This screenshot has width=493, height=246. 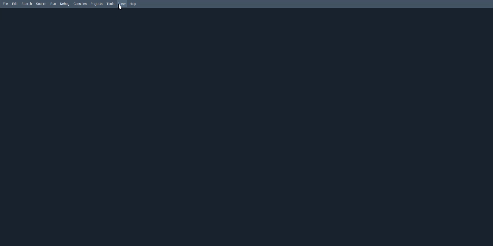 What do you see at coordinates (53, 4) in the screenshot?
I see `Run` at bounding box center [53, 4].